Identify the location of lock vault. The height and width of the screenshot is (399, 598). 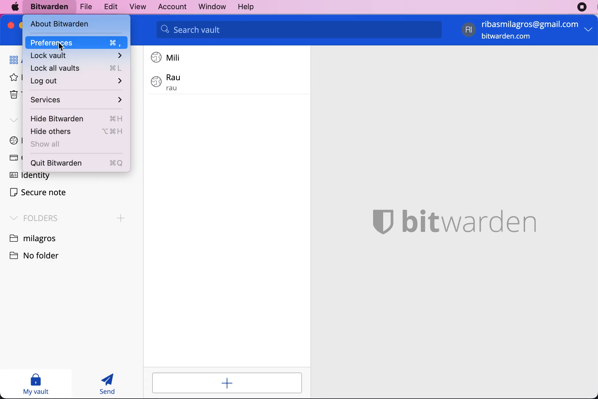
(78, 56).